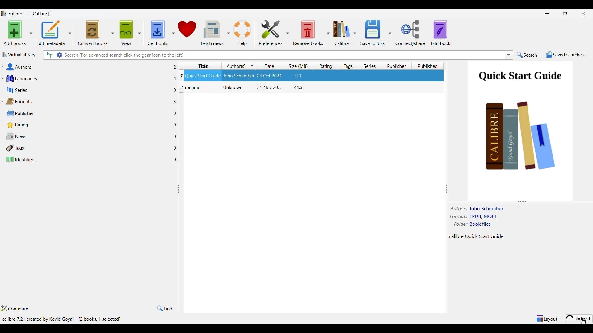 The image size is (593, 333). Describe the element at coordinates (287, 33) in the screenshot. I see `Preference column` at that location.